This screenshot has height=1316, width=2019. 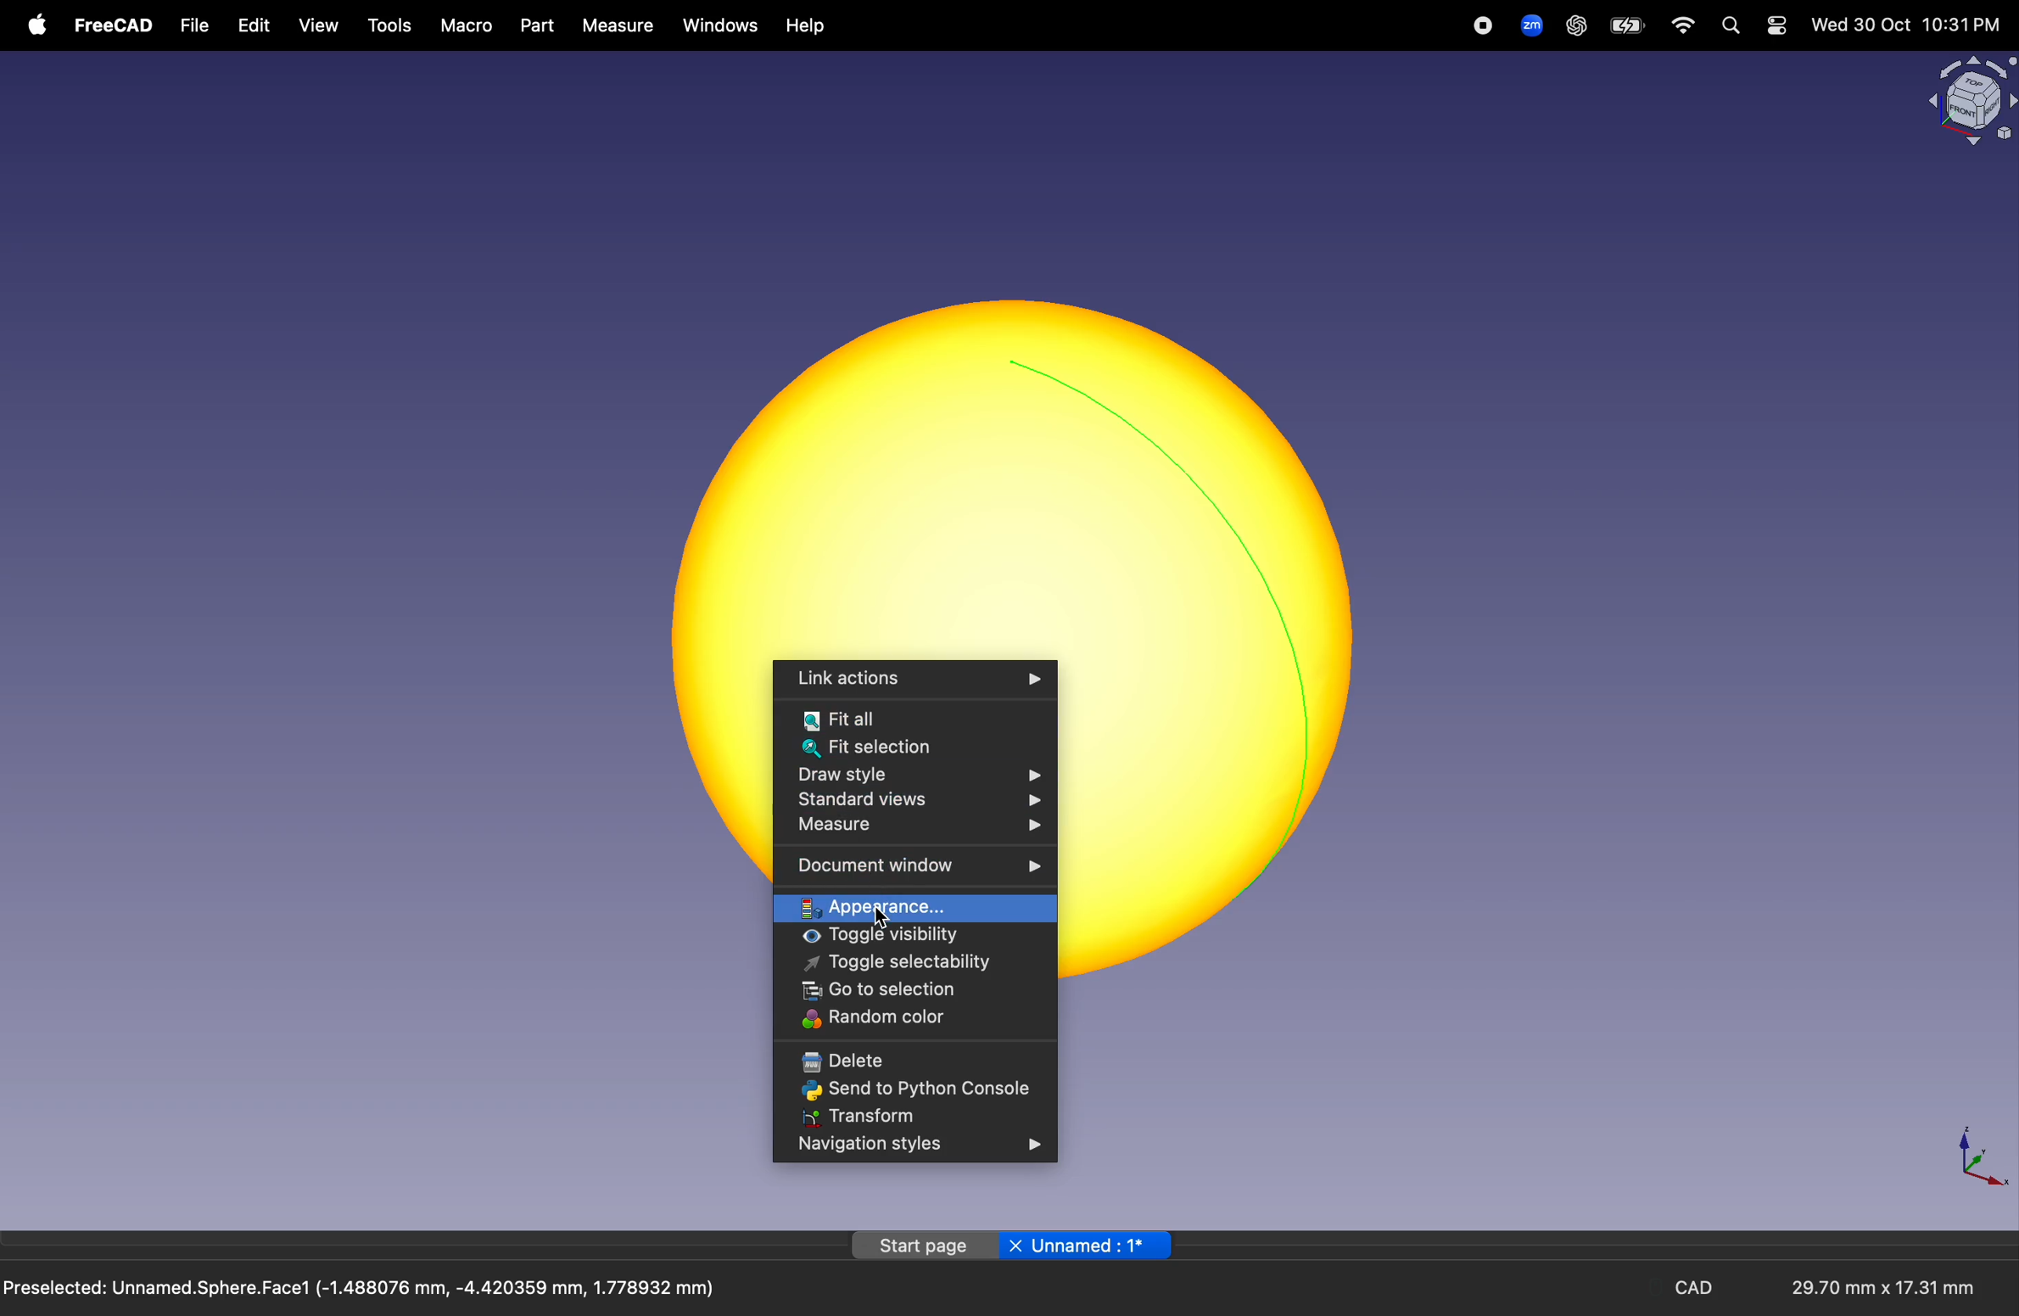 What do you see at coordinates (1729, 25) in the screenshot?
I see `search` at bounding box center [1729, 25].